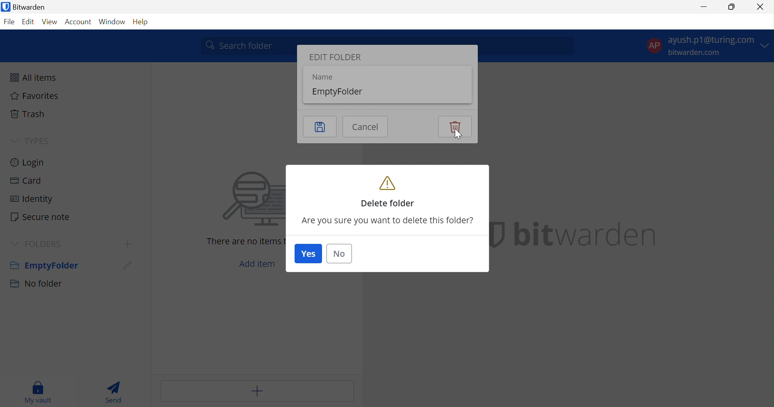  What do you see at coordinates (259, 391) in the screenshot?
I see `Add item` at bounding box center [259, 391].